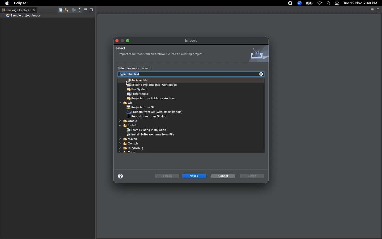 The height and width of the screenshot is (239, 382). Describe the element at coordinates (194, 40) in the screenshot. I see `Import` at that location.